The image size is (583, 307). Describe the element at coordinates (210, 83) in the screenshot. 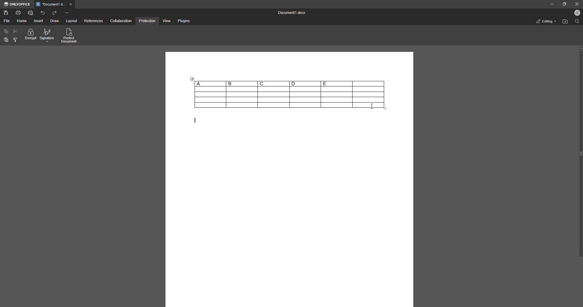

I see `A` at that location.